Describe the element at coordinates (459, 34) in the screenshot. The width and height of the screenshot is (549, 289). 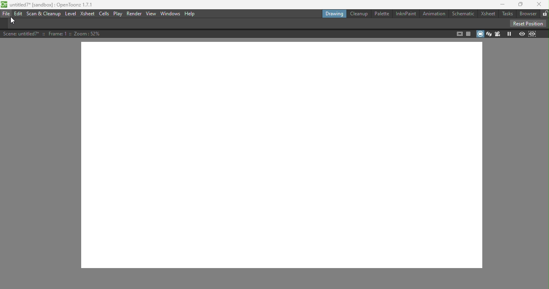
I see `Safe area` at that location.